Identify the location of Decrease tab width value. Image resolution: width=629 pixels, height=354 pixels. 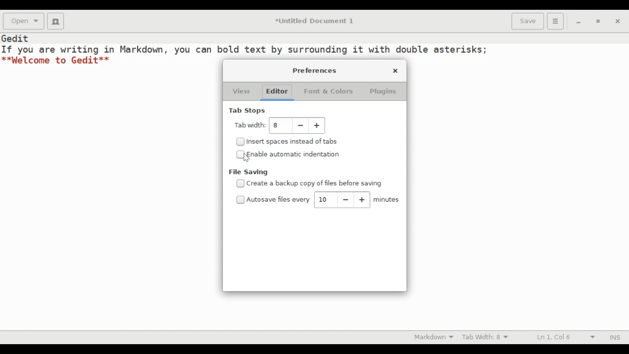
(300, 126).